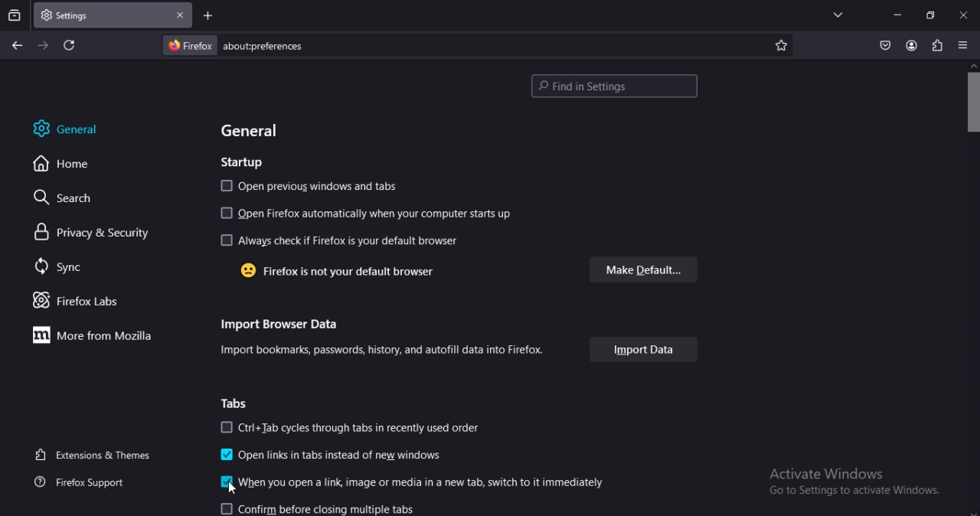 The image size is (980, 516). Describe the element at coordinates (963, 14) in the screenshot. I see `close` at that location.